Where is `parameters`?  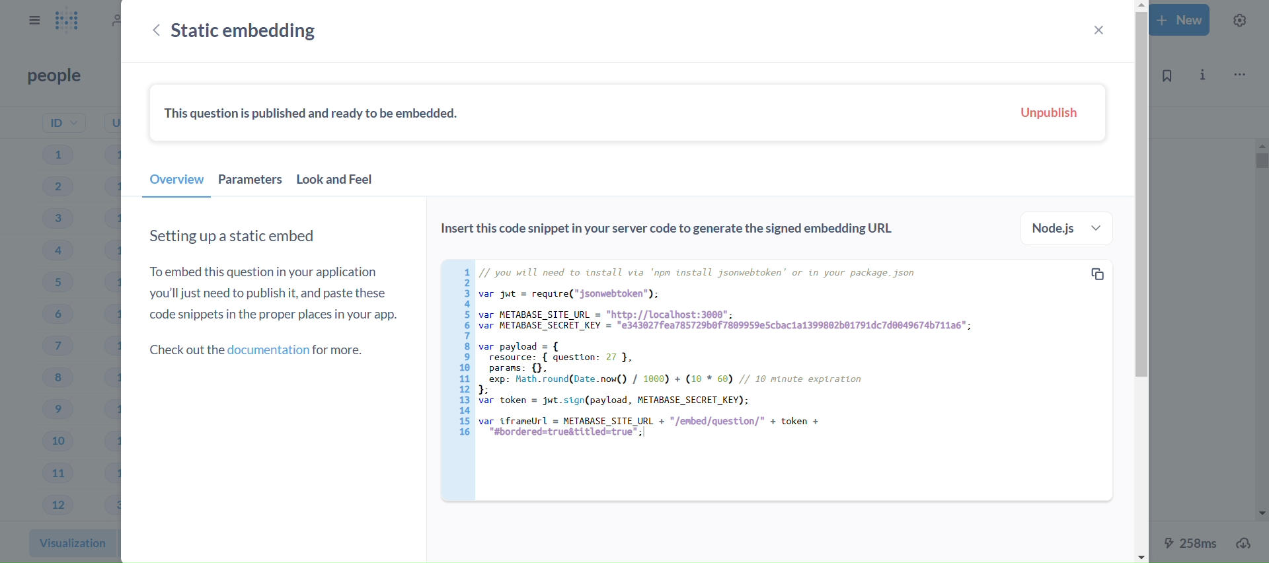
parameters is located at coordinates (251, 183).